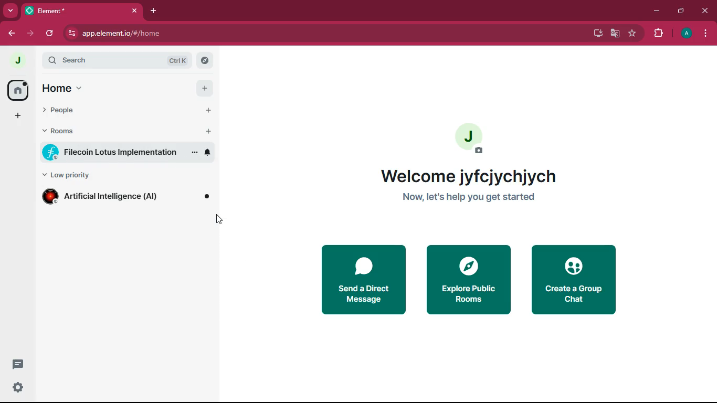 Image resolution: width=717 pixels, height=403 pixels. Describe the element at coordinates (121, 34) in the screenshot. I see `url` at that location.